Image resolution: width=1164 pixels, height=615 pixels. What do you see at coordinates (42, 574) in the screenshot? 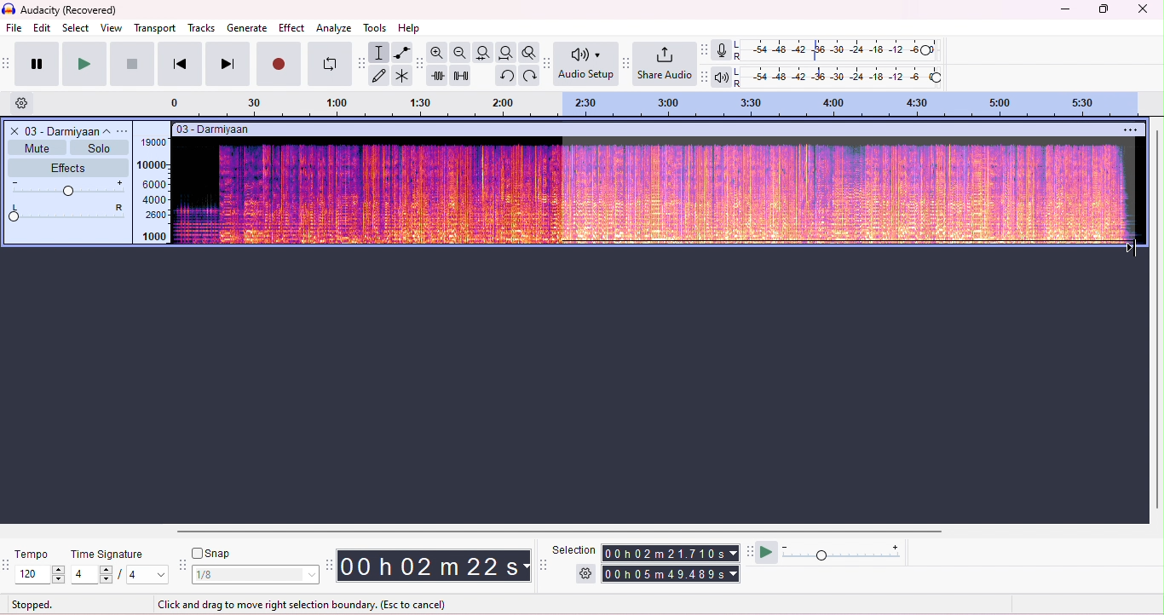
I see `tempo selection` at bounding box center [42, 574].